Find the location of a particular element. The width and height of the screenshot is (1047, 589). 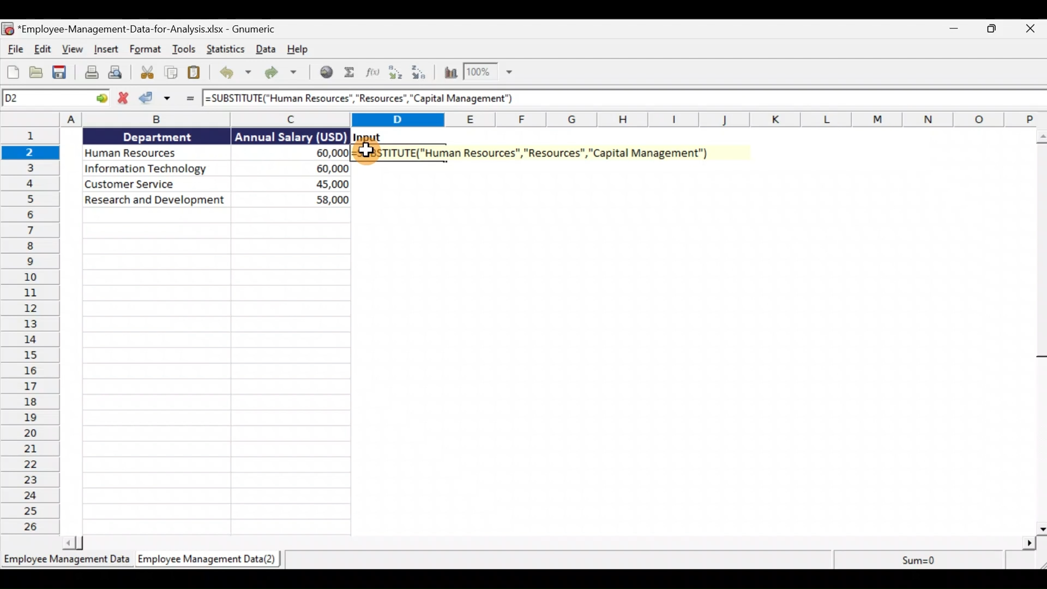

Open a file is located at coordinates (34, 72).